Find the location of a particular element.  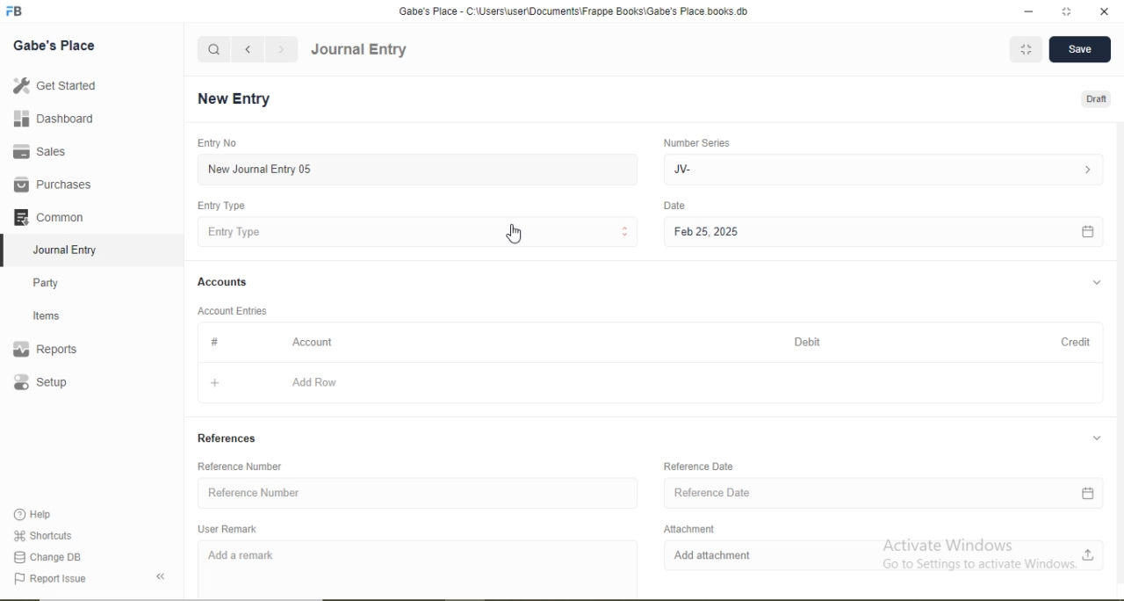

collapse/expand is located at coordinates (1097, 440).